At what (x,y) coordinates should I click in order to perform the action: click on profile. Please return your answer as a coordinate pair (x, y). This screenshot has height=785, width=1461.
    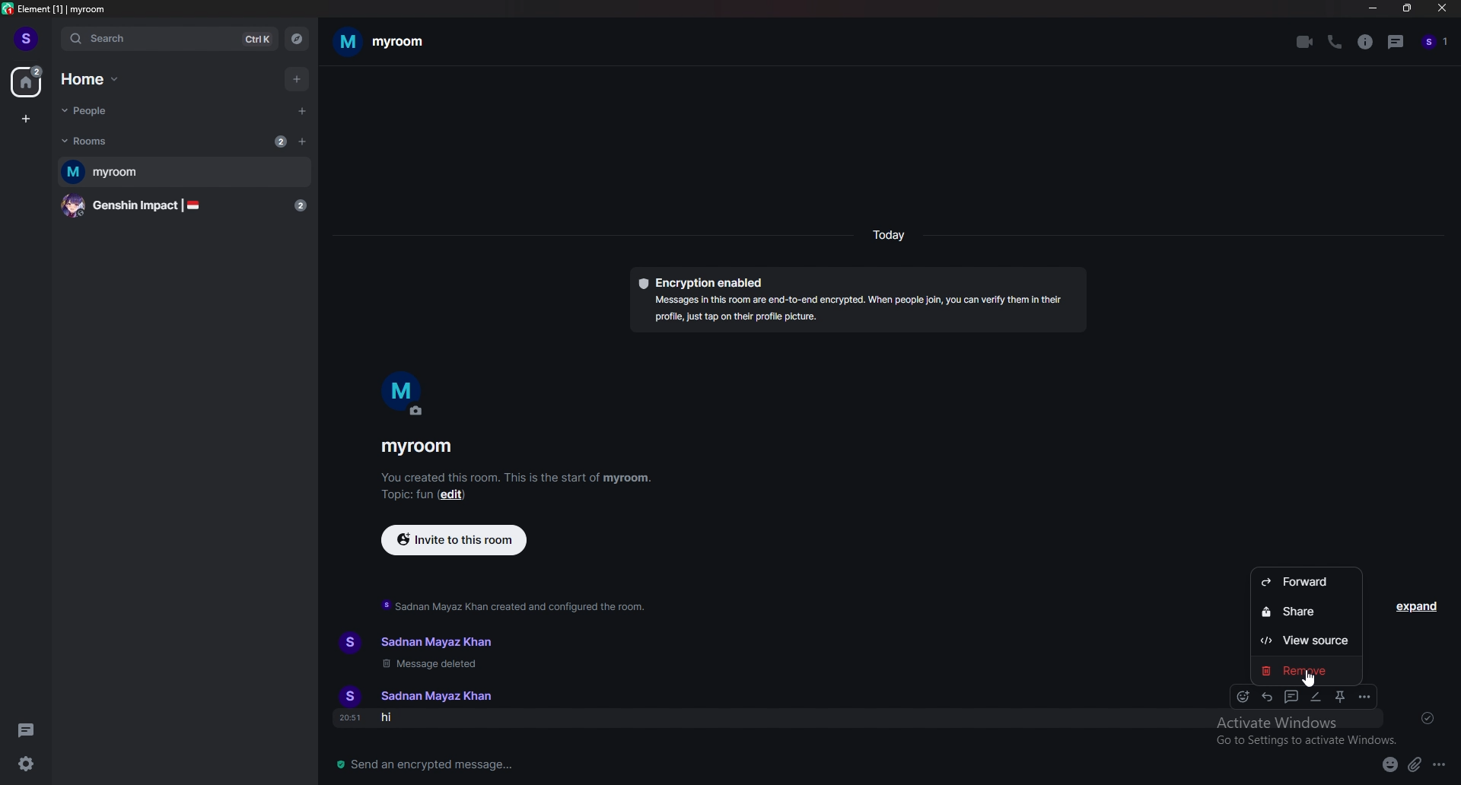
    Looking at the image, I should click on (26, 38).